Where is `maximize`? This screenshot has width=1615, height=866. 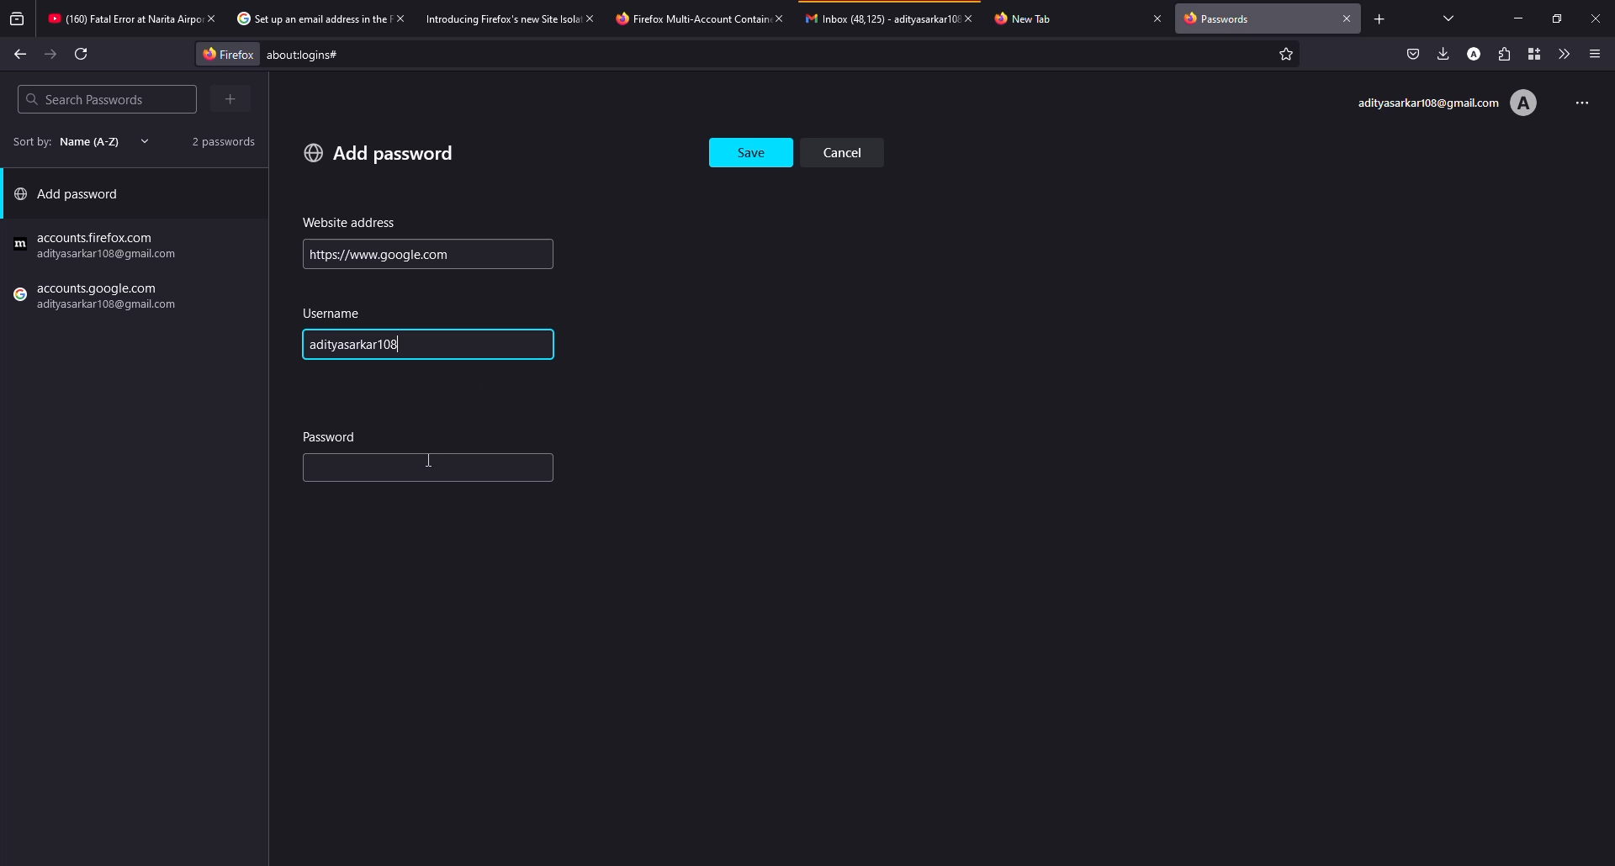
maximize is located at coordinates (1553, 18).